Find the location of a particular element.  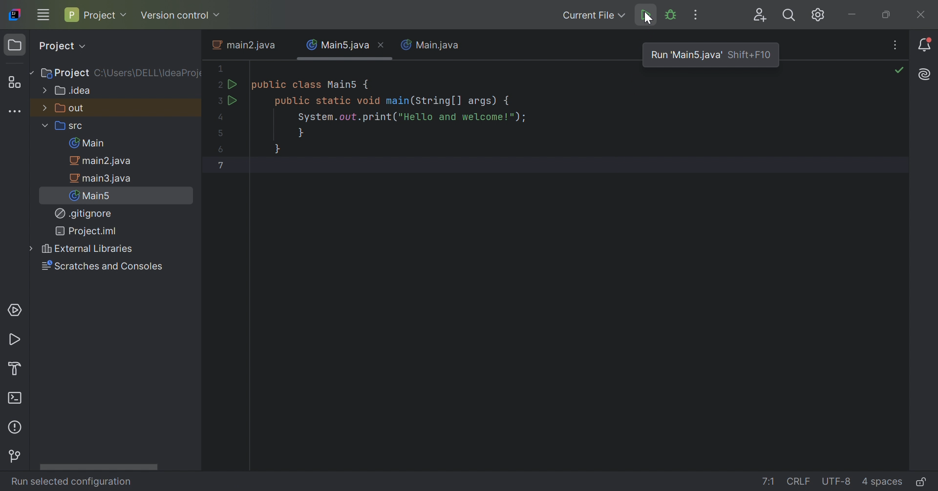

Main is located at coordinates (86, 144).